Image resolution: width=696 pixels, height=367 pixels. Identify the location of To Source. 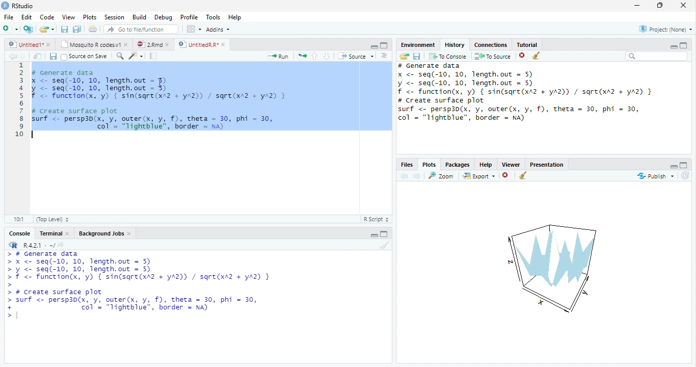
(492, 56).